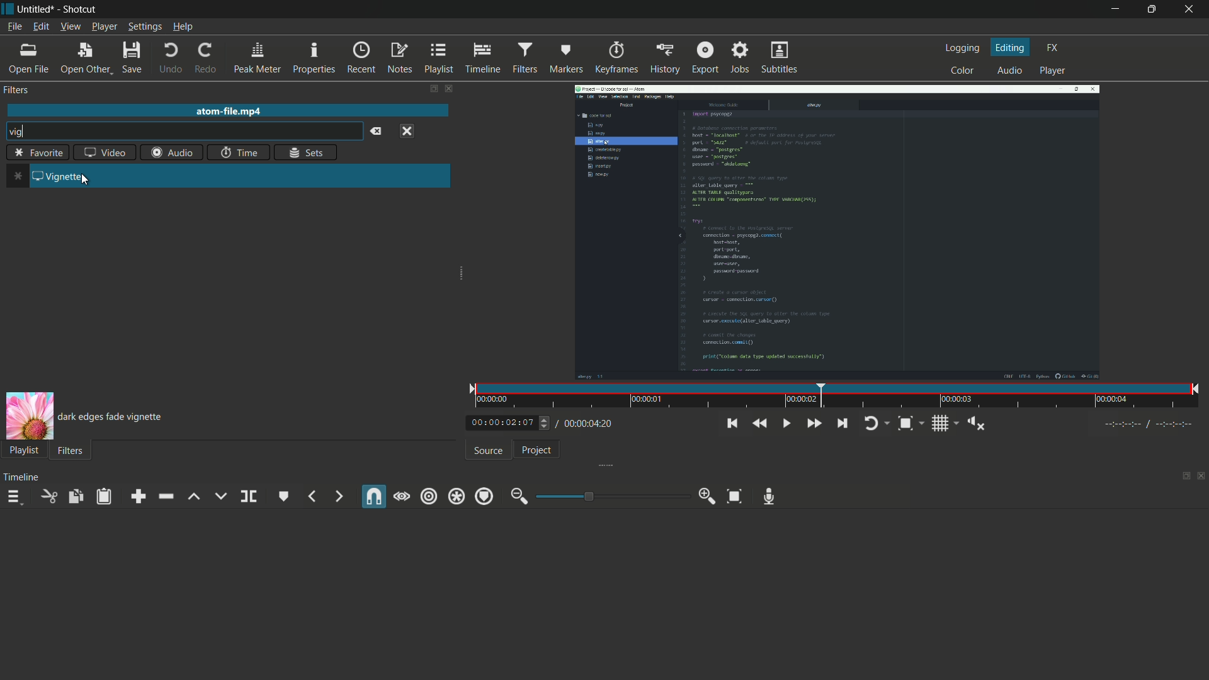 This screenshot has width=1209, height=680. I want to click on close filters, so click(453, 89).